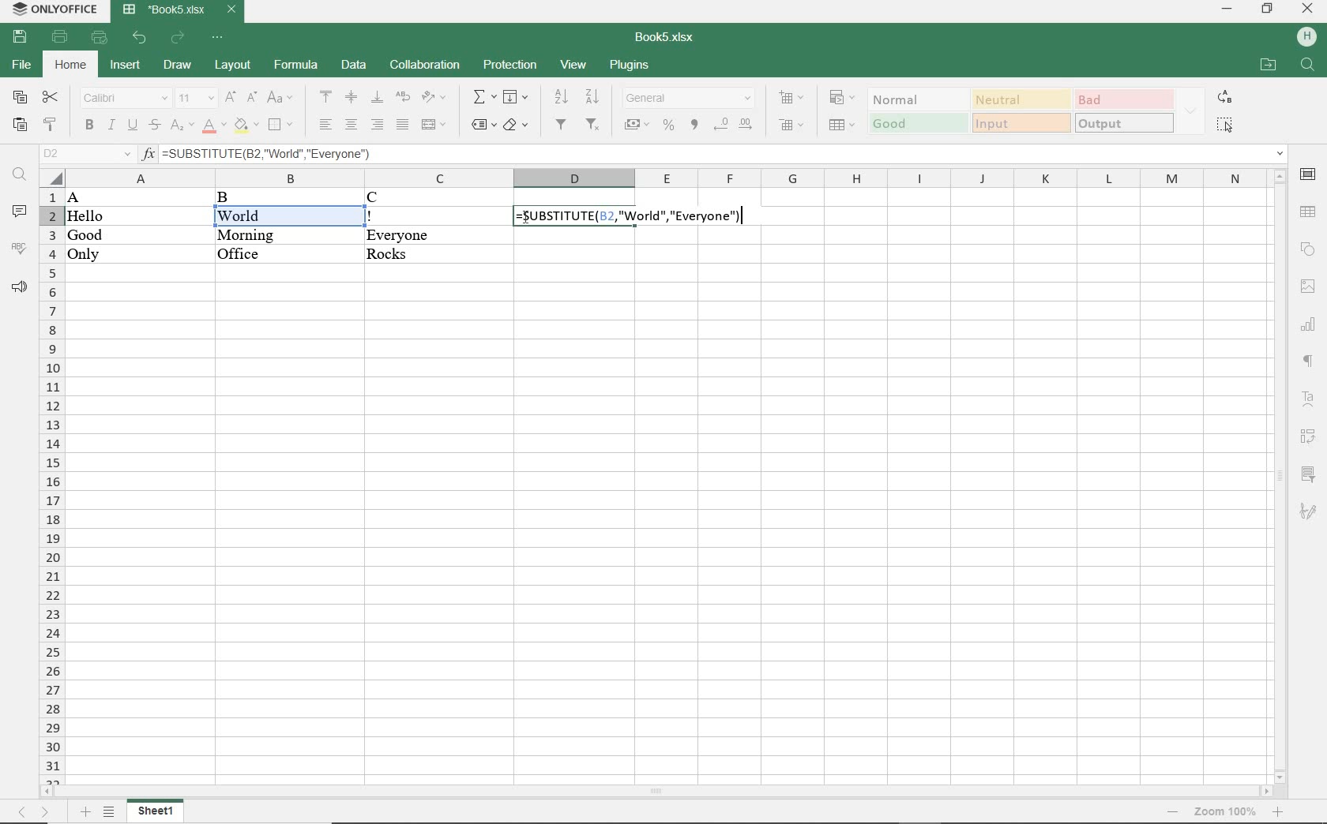 The height and width of the screenshot is (824, 1327). Describe the element at coordinates (690, 98) in the screenshot. I see `number format` at that location.